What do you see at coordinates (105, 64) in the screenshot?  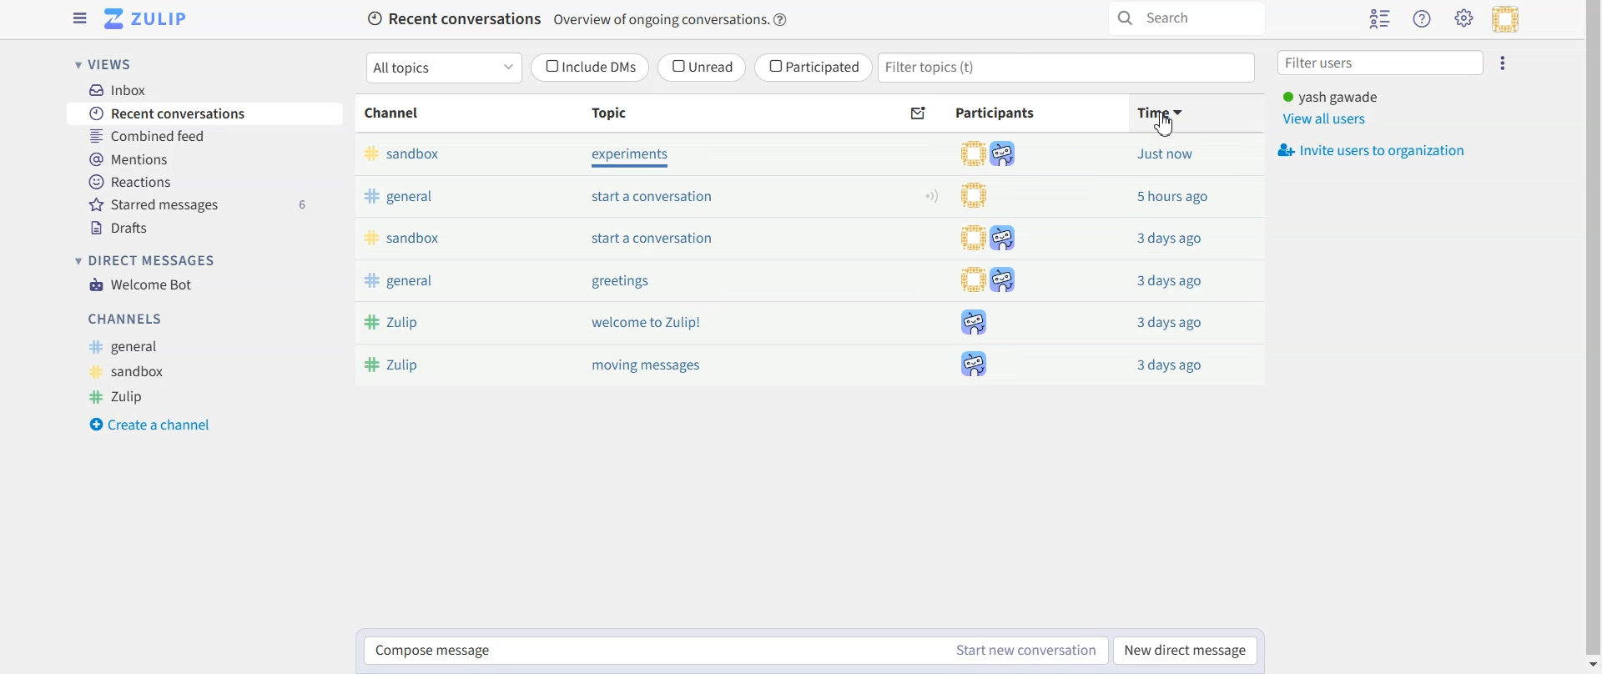 I see `Views` at bounding box center [105, 64].